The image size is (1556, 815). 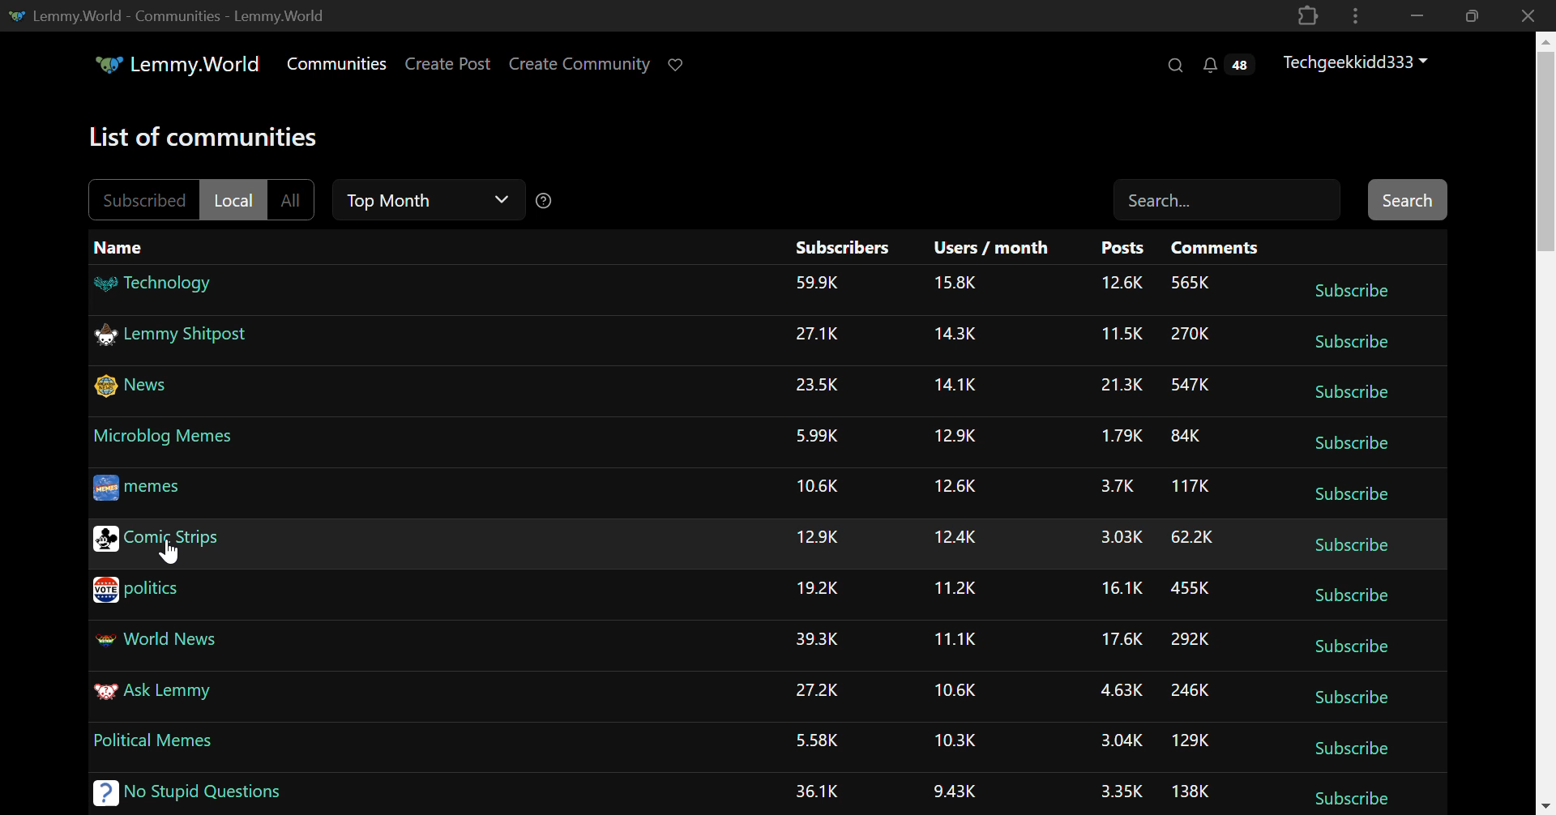 I want to click on 11.1K, so click(x=953, y=638).